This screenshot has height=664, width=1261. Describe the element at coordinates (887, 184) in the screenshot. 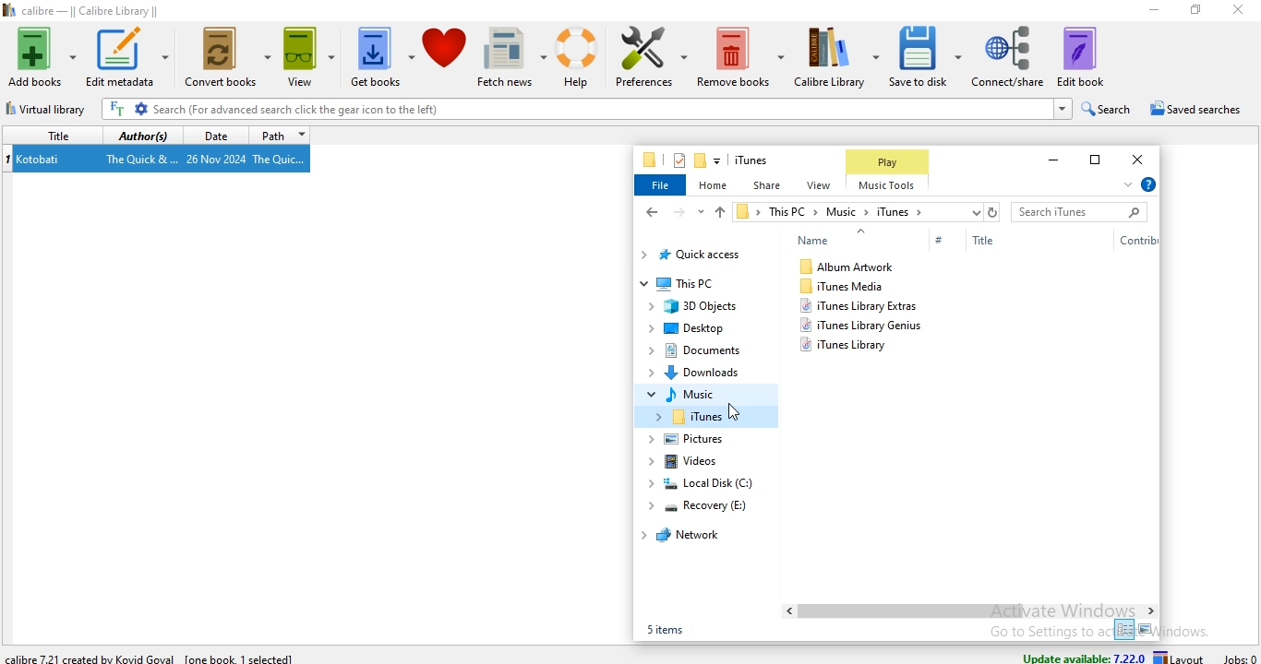

I see `Music Tools` at that location.